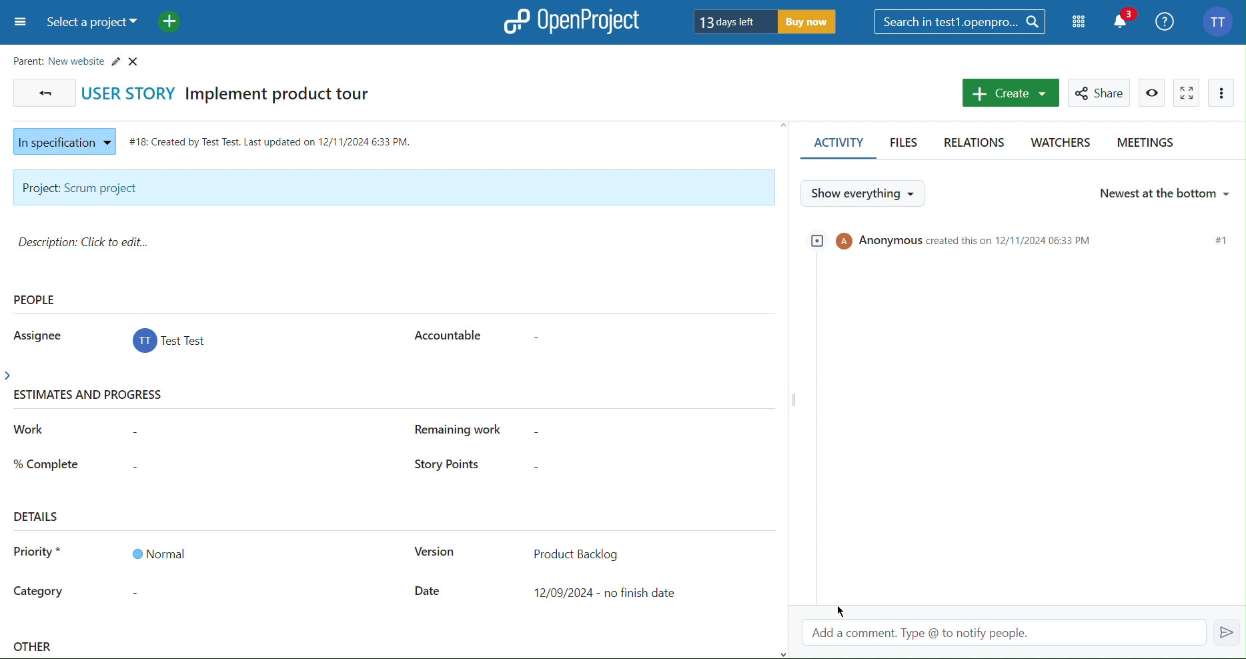 The height and width of the screenshot is (659, 1246). What do you see at coordinates (961, 239) in the screenshot?
I see `[© @ Anonymous created this on 12/11/2024 0633 PM` at bounding box center [961, 239].